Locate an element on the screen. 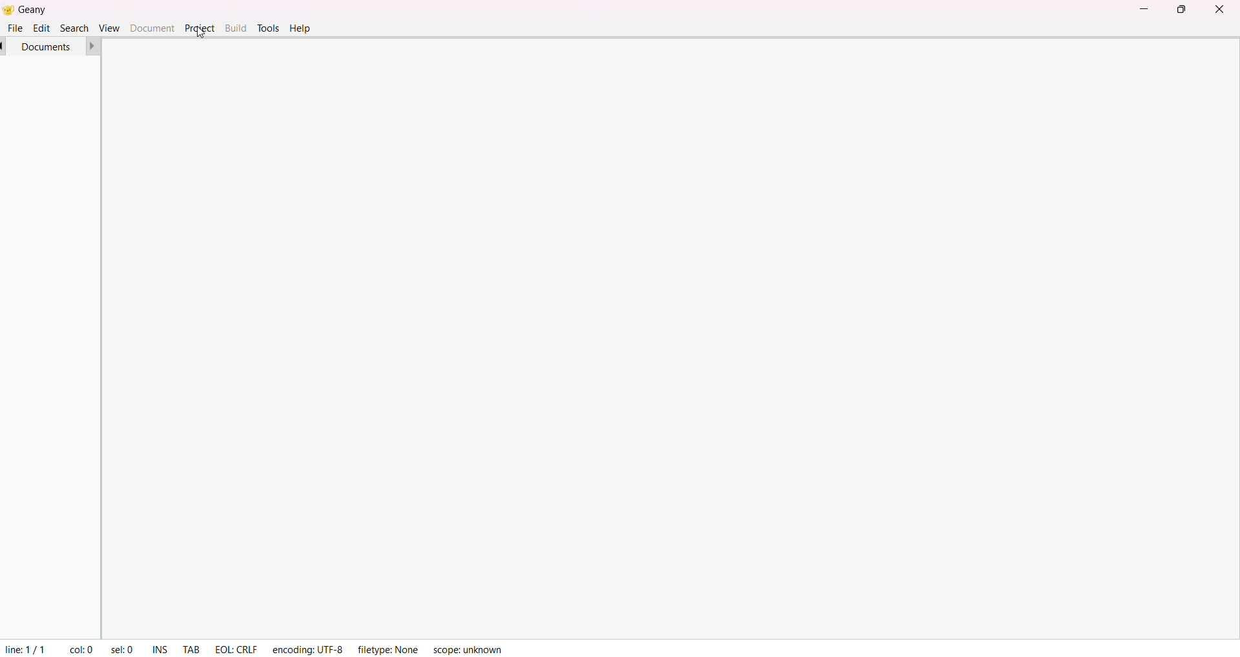 Image resolution: width=1240 pixels, height=657 pixels. build is located at coordinates (236, 26).